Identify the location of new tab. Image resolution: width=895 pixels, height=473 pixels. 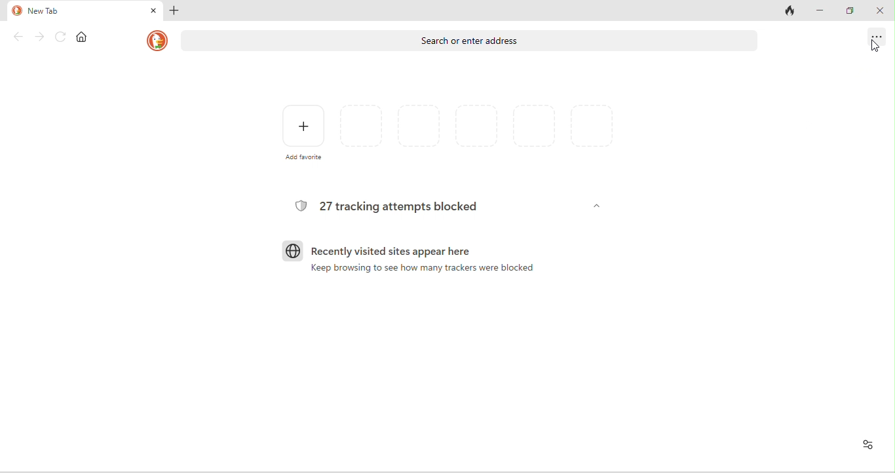
(64, 12).